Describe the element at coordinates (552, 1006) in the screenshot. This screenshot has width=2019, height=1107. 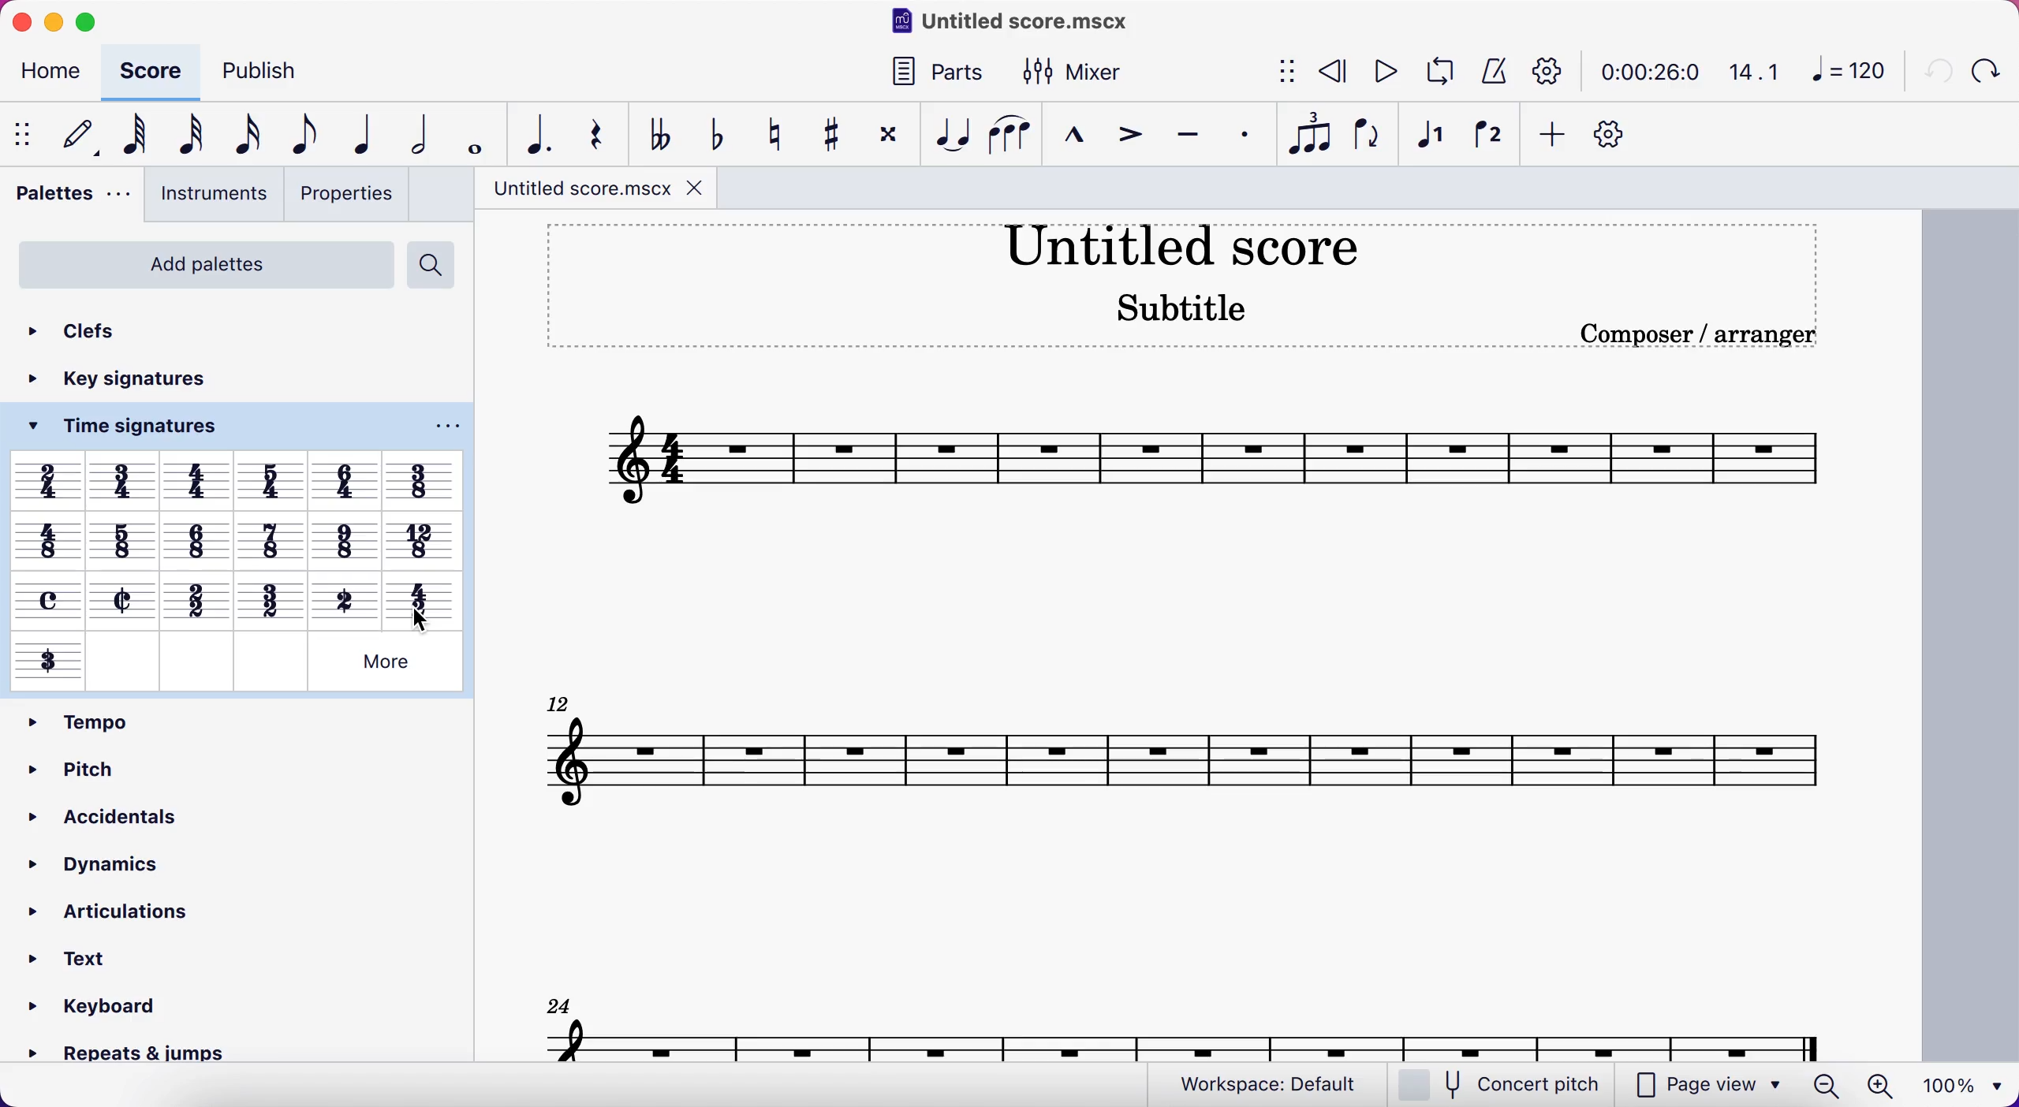
I see `24` at that location.